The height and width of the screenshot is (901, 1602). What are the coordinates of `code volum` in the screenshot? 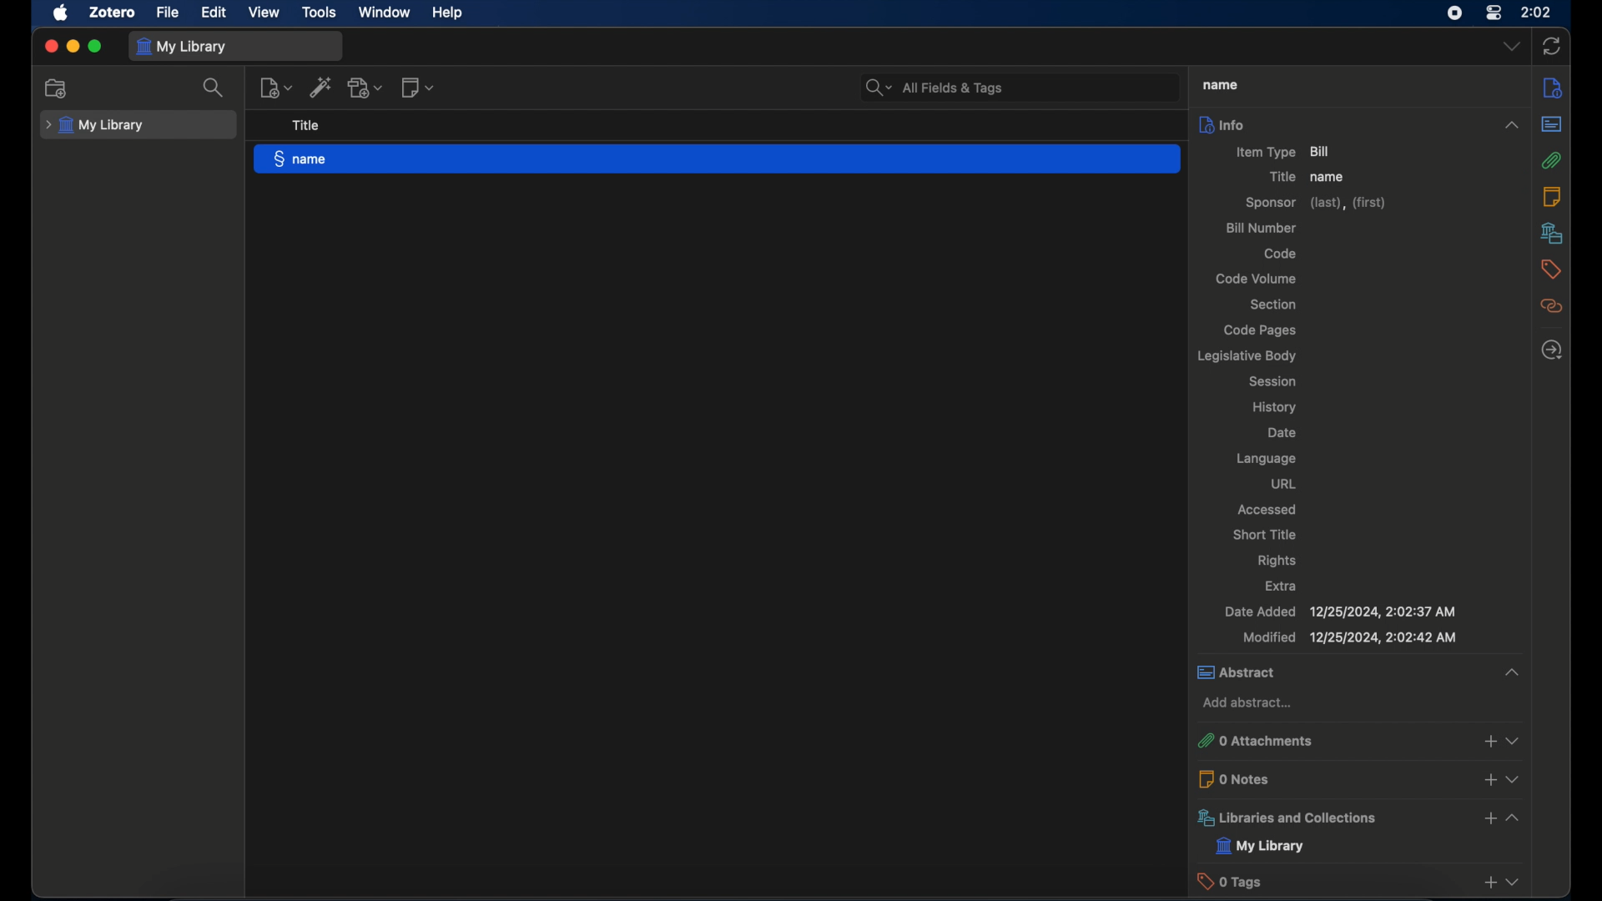 It's located at (1257, 279).